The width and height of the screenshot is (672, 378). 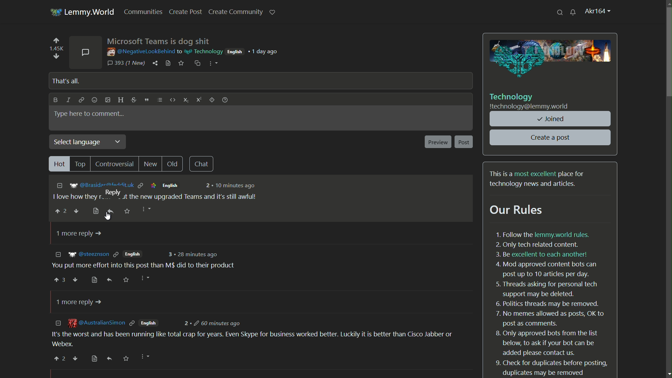 I want to click on comment-3, so click(x=257, y=334).